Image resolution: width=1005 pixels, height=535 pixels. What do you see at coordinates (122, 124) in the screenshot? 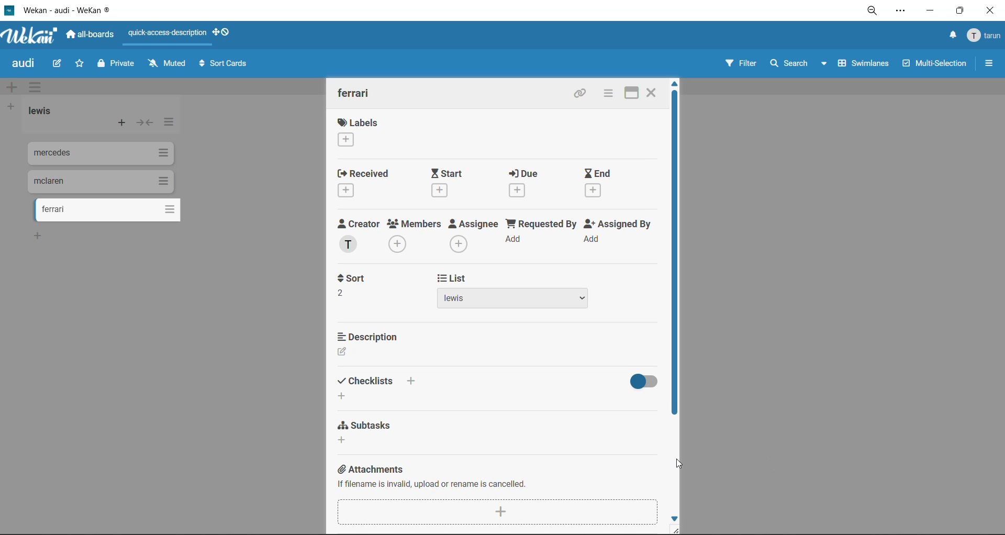
I see `add card` at bounding box center [122, 124].